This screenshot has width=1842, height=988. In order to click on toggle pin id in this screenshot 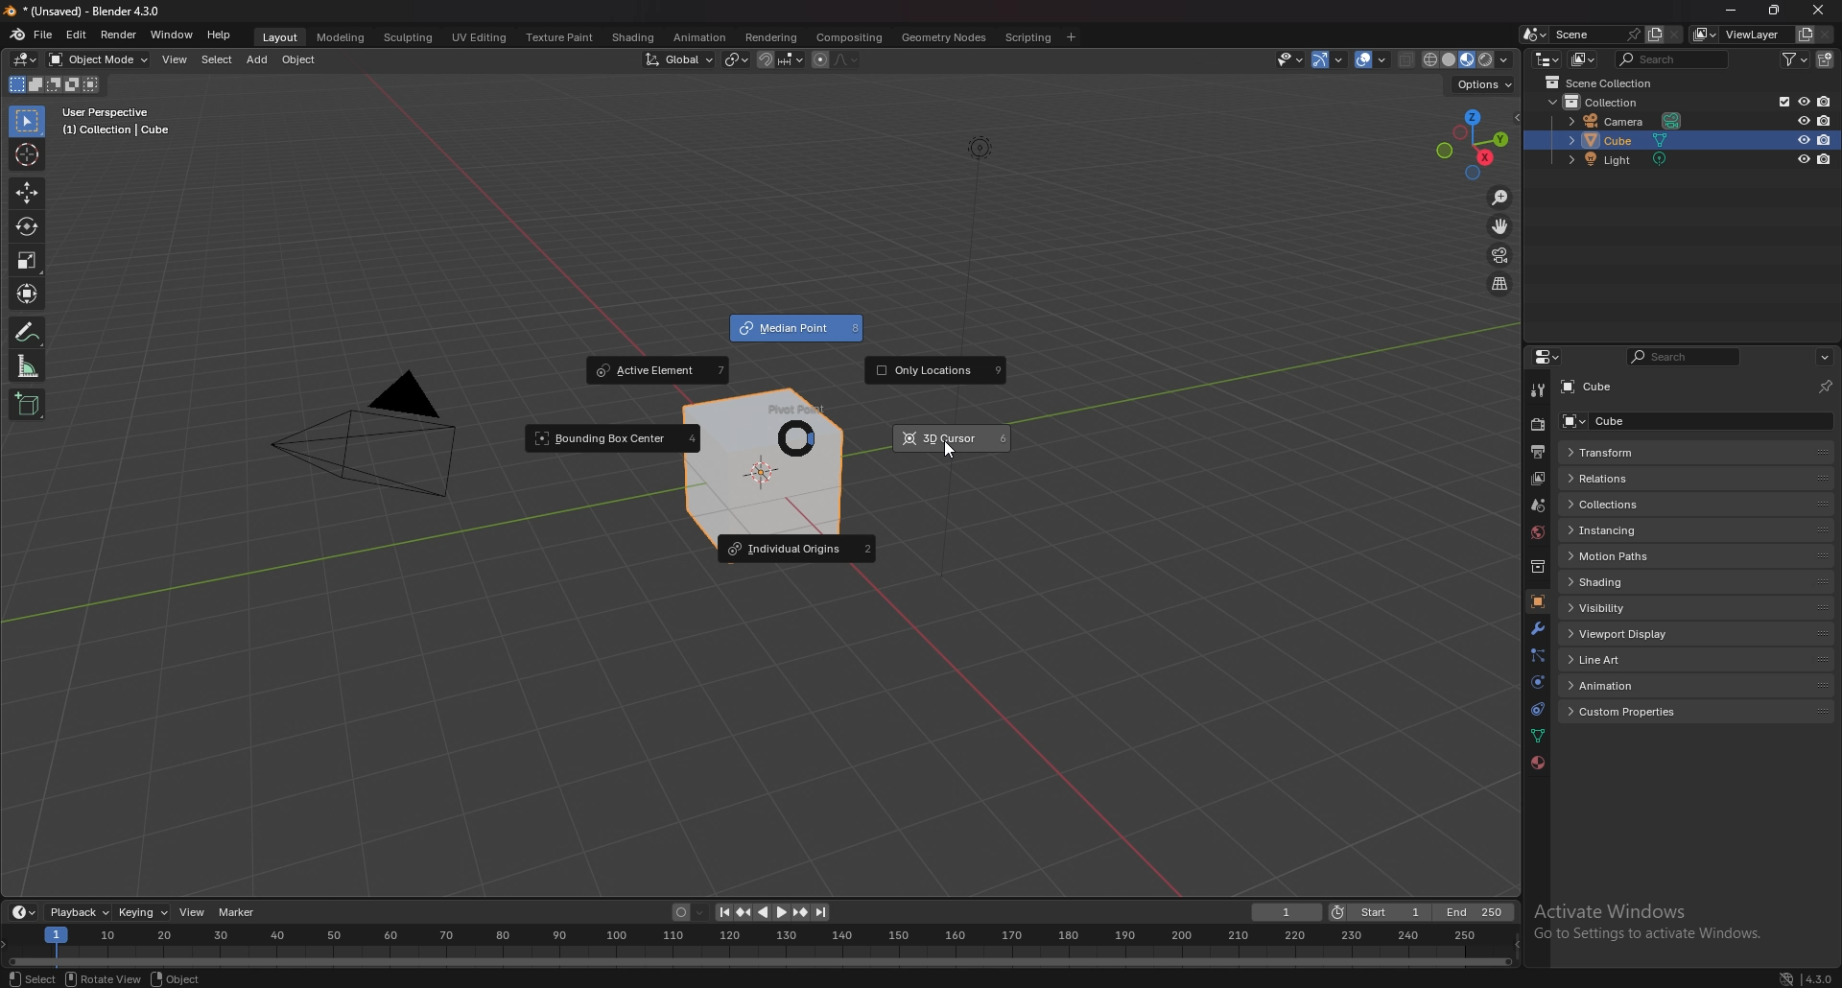, I will do `click(1827, 385)`.